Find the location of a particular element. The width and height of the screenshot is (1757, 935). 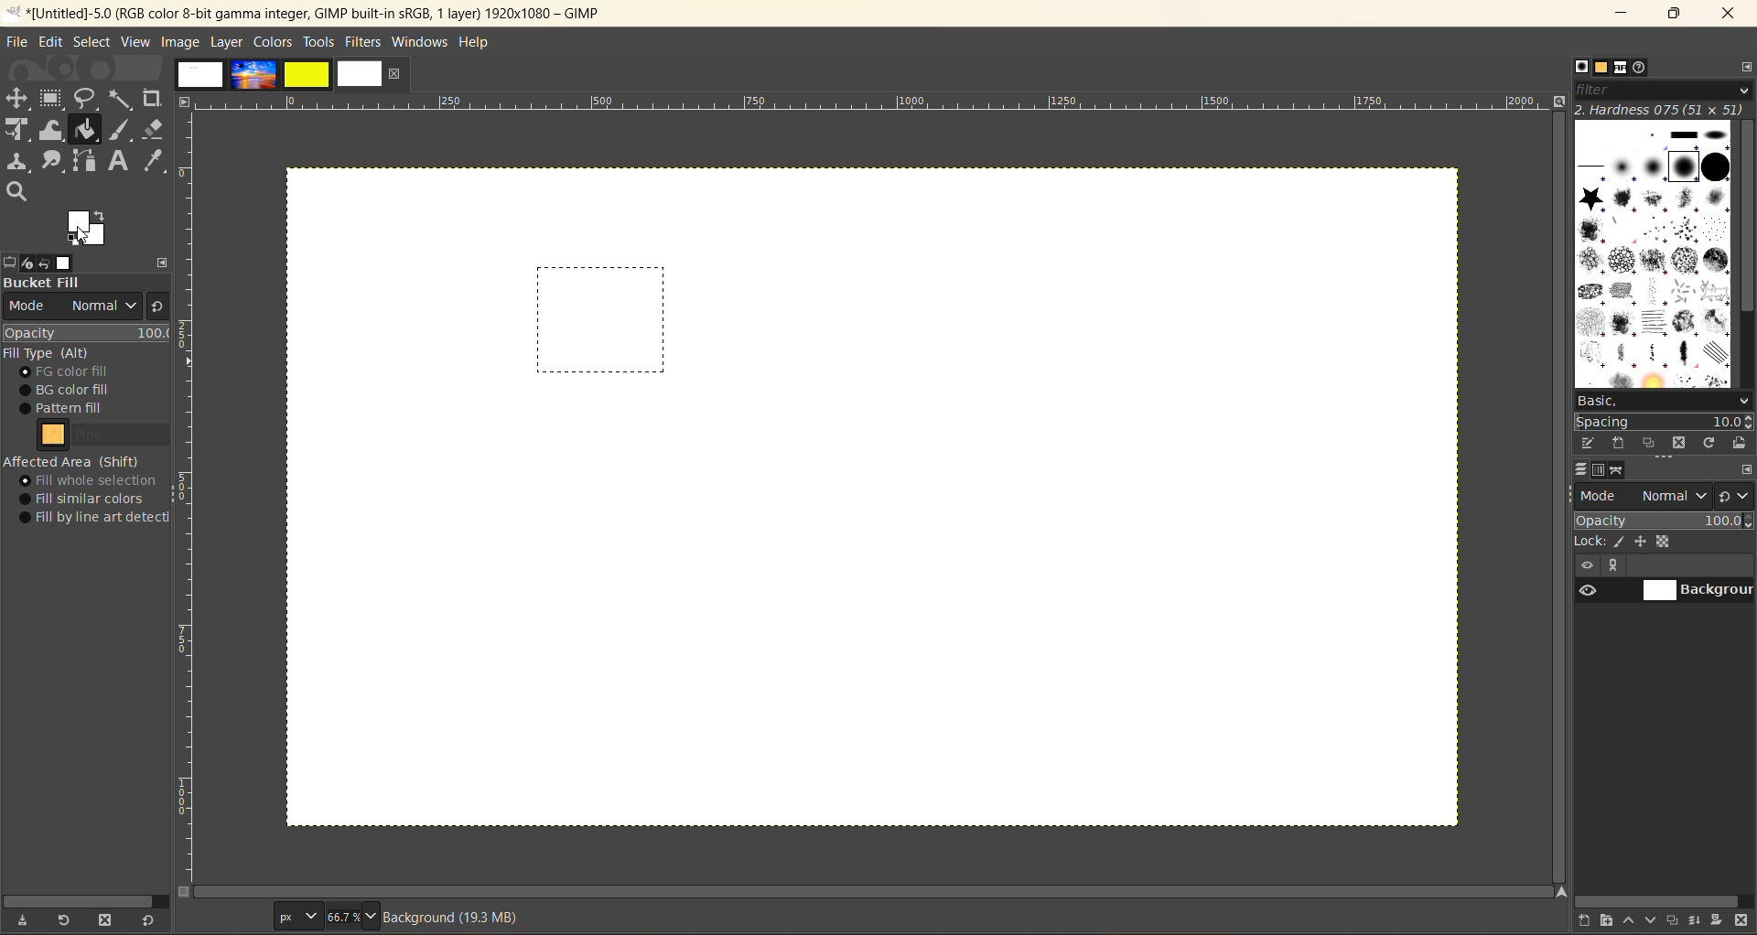

horizontal scroll bar is located at coordinates (84, 897).